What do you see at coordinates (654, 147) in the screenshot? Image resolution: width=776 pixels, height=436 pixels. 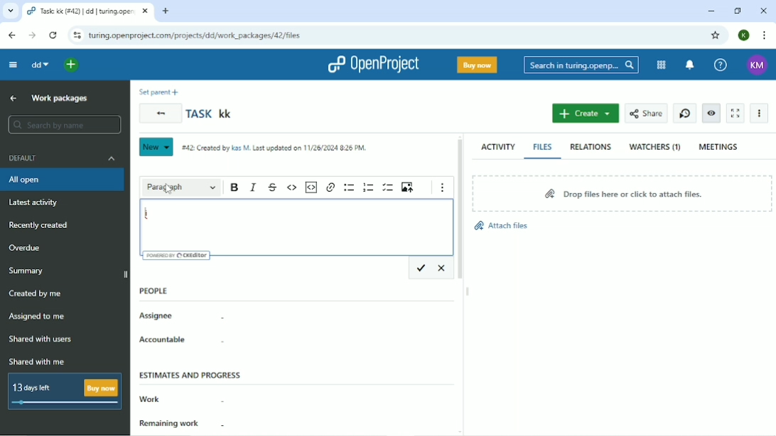 I see `Watchers (1)` at bounding box center [654, 147].